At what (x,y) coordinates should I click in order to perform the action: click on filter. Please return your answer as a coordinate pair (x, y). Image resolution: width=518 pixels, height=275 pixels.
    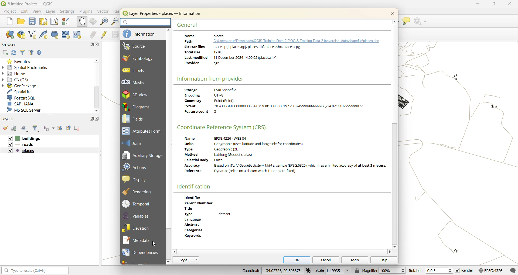
    Looking at the image, I should click on (35, 129).